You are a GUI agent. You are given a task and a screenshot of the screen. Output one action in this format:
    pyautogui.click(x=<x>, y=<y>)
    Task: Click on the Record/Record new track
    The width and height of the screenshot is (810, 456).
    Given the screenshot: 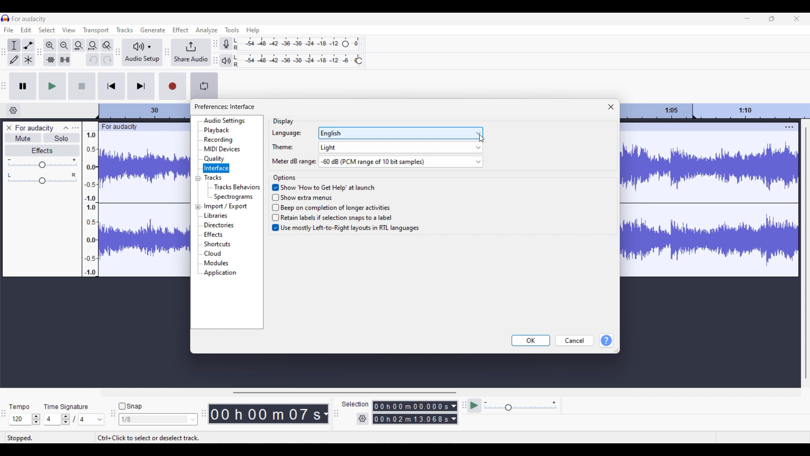 What is the action you would take?
    pyautogui.click(x=173, y=86)
    